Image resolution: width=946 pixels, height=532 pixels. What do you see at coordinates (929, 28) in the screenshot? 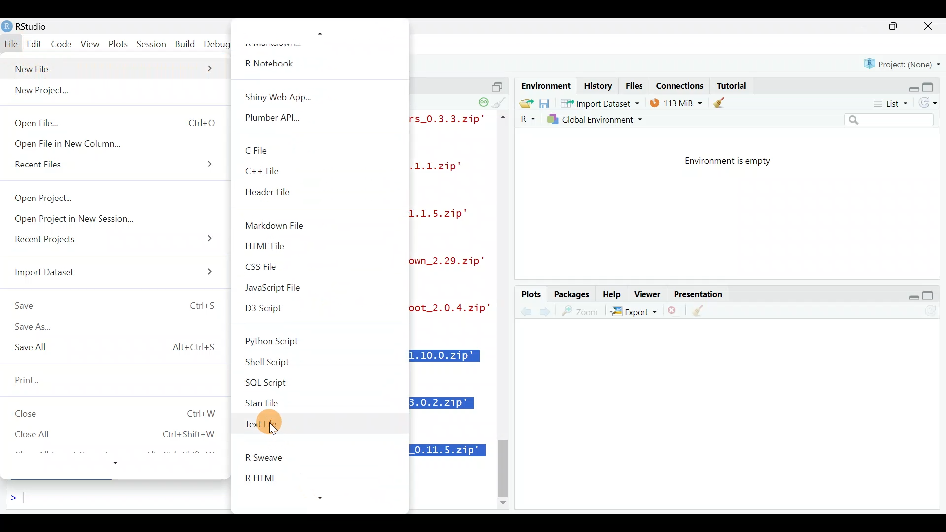
I see `close` at bounding box center [929, 28].